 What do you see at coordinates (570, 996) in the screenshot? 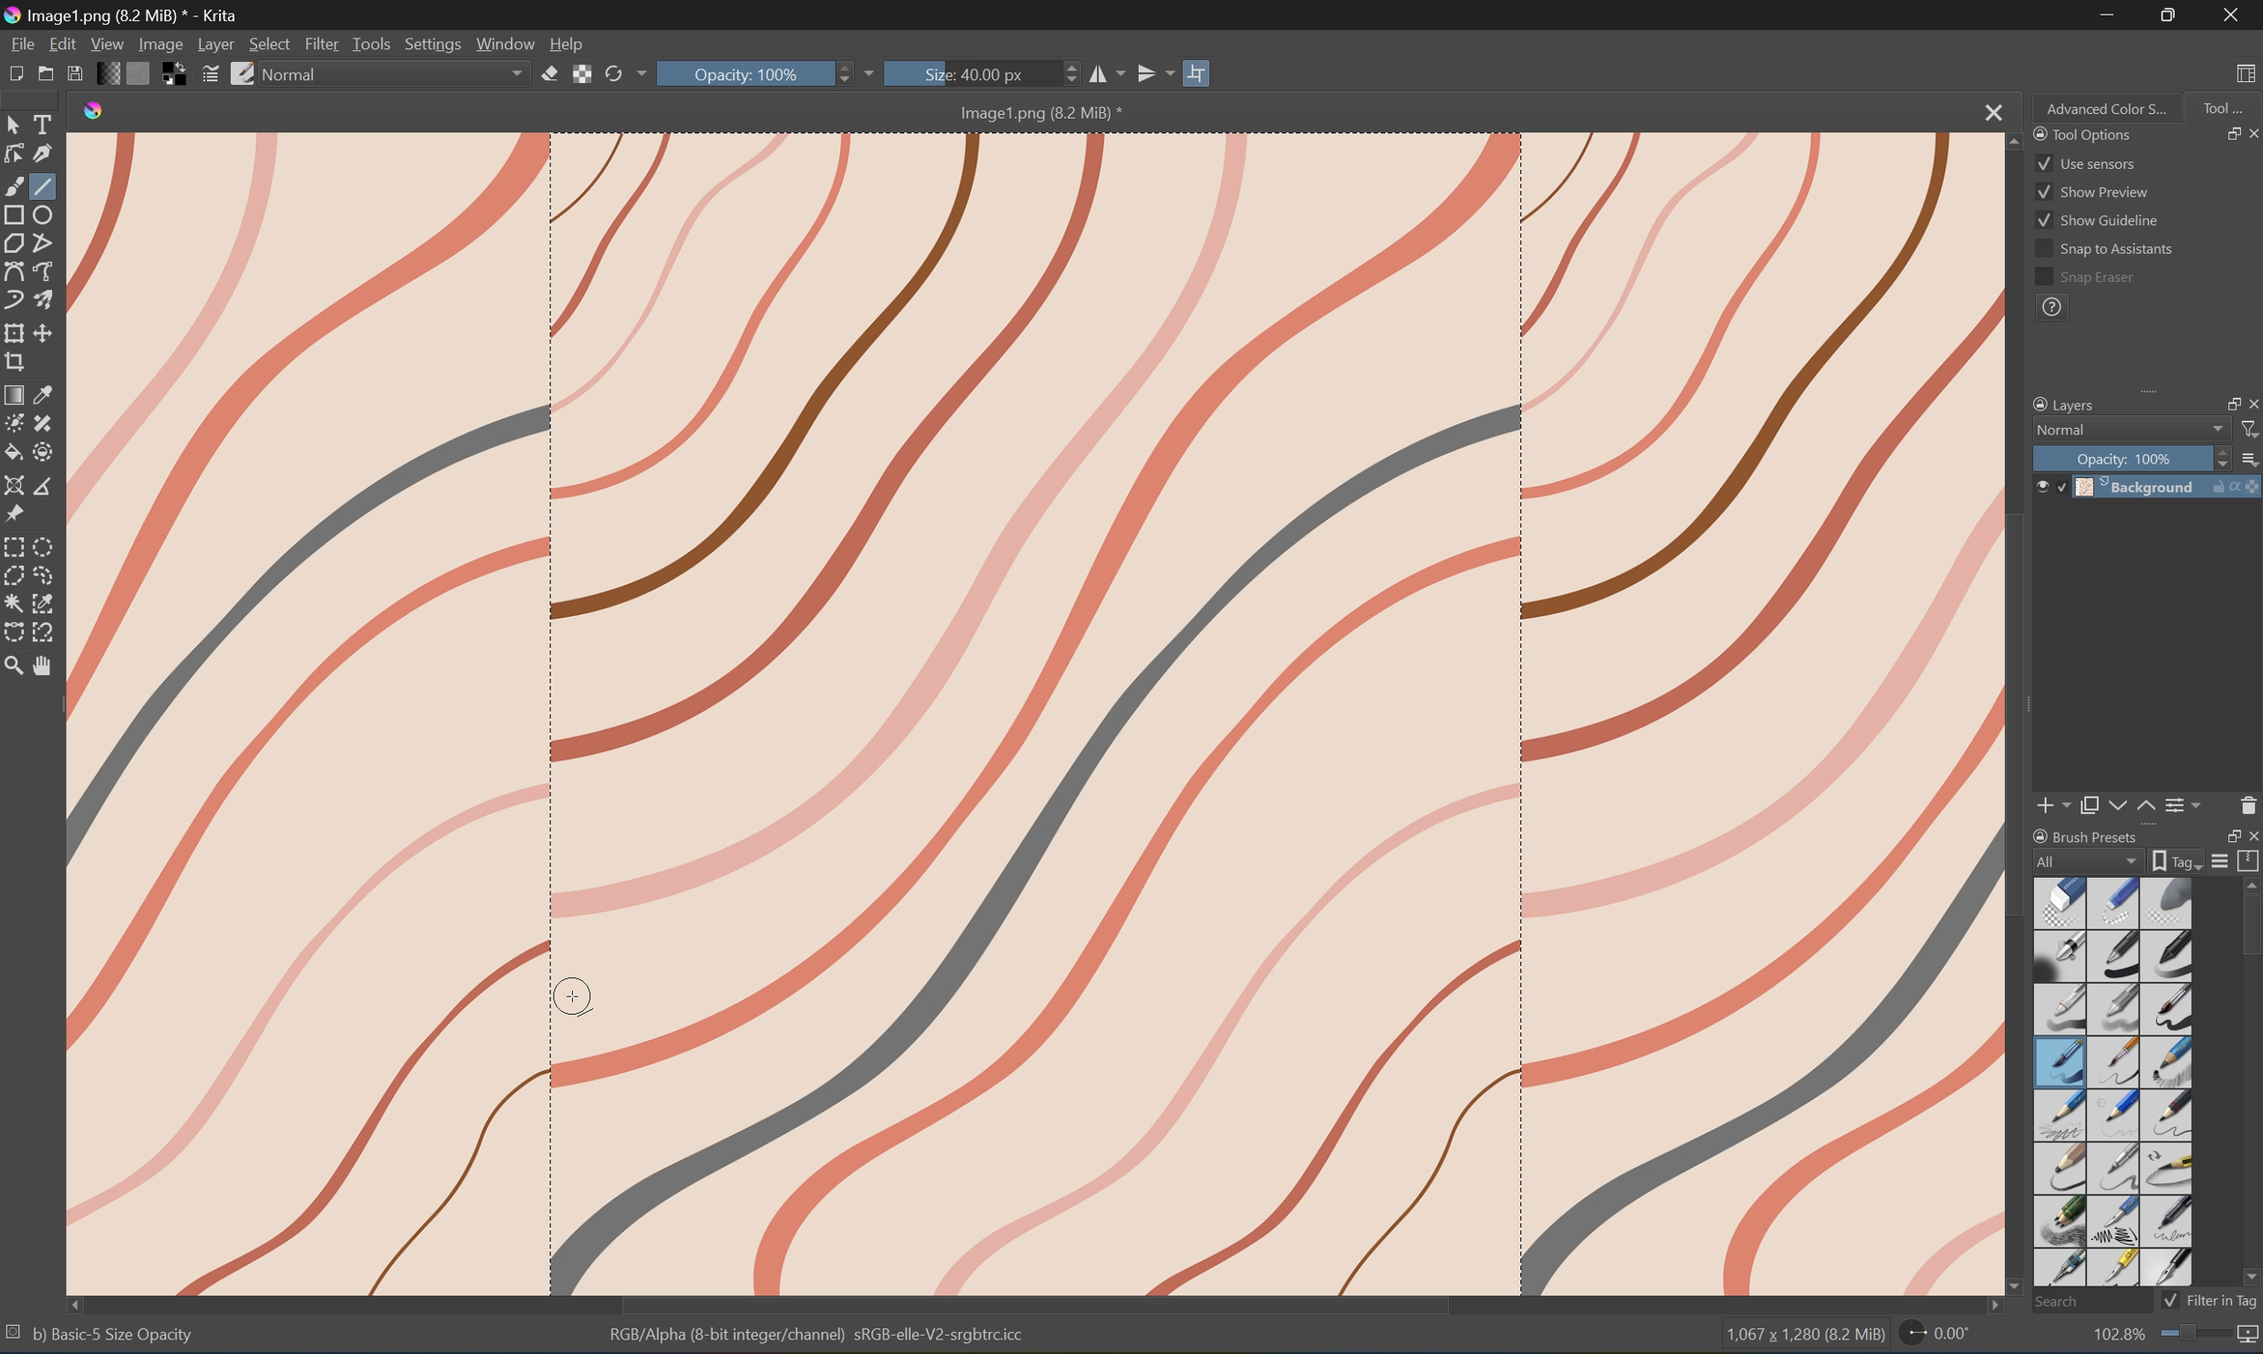
I see `Cursor` at bounding box center [570, 996].